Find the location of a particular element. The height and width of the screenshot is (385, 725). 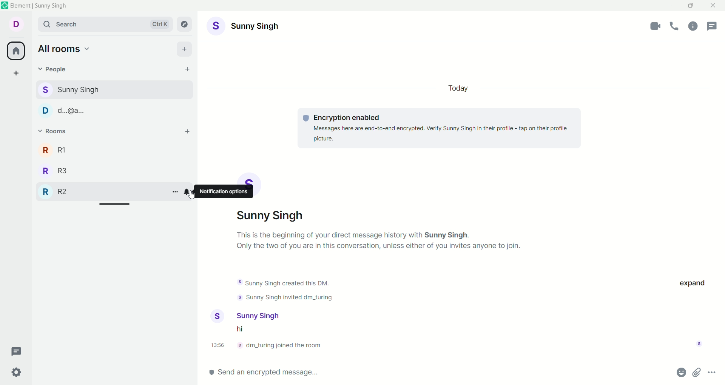

start chat is located at coordinates (185, 68).